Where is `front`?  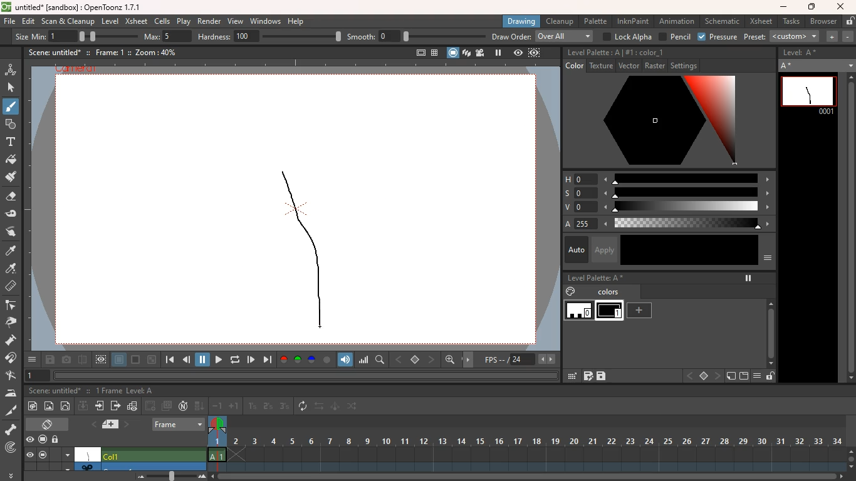
front is located at coordinates (719, 376).